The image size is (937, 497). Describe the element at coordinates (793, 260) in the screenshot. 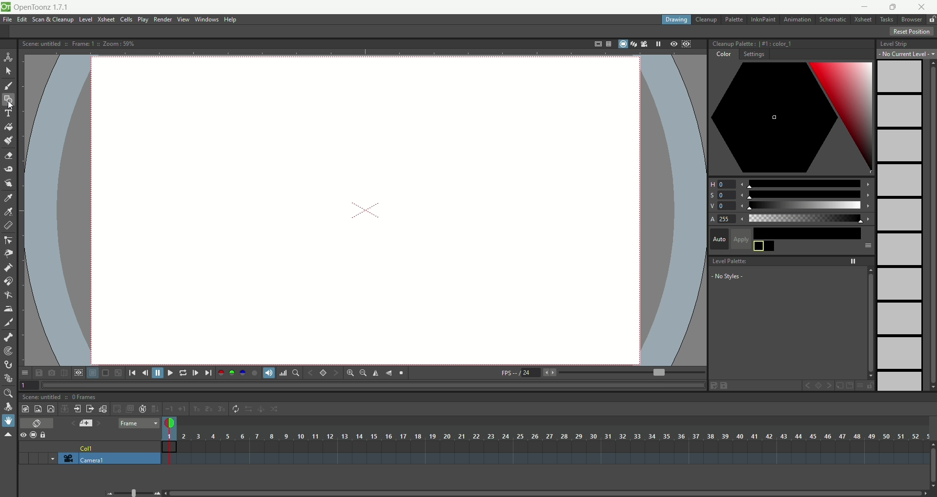

I see `level palette` at that location.